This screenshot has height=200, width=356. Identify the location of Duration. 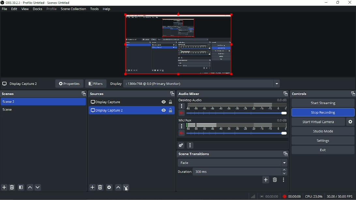
(185, 172).